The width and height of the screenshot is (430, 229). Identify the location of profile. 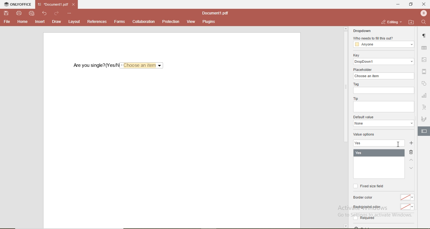
(424, 13).